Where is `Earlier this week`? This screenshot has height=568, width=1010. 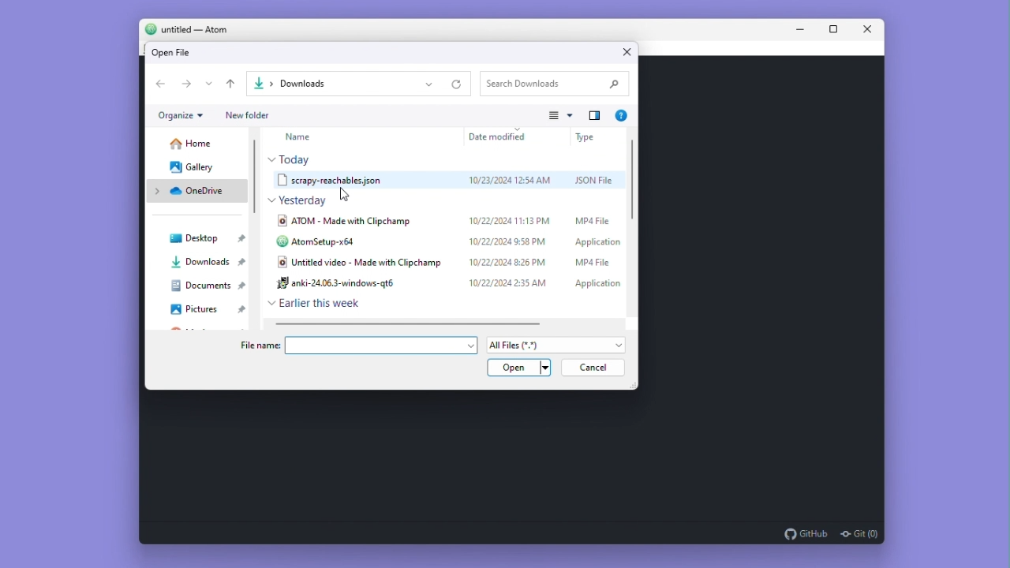
Earlier this week is located at coordinates (314, 303).